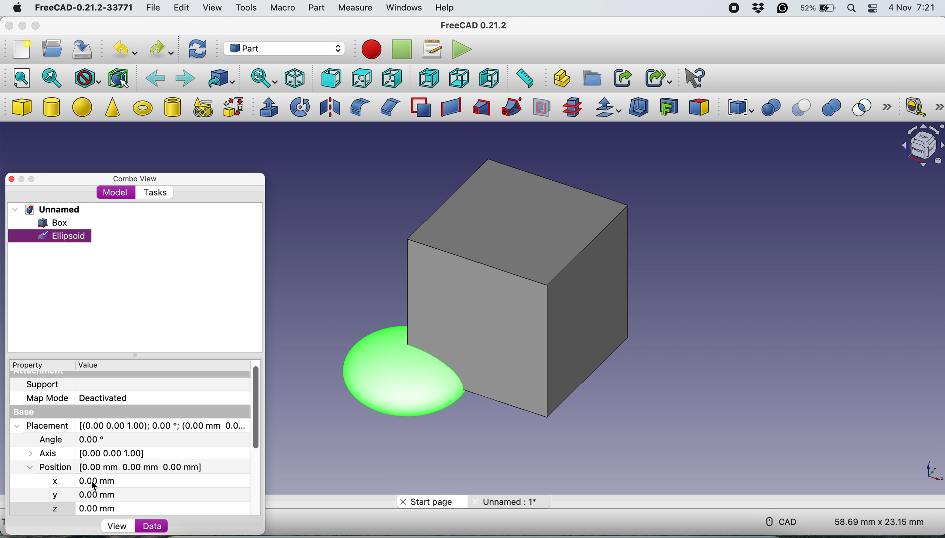  Describe the element at coordinates (155, 77) in the screenshot. I see `backward` at that location.